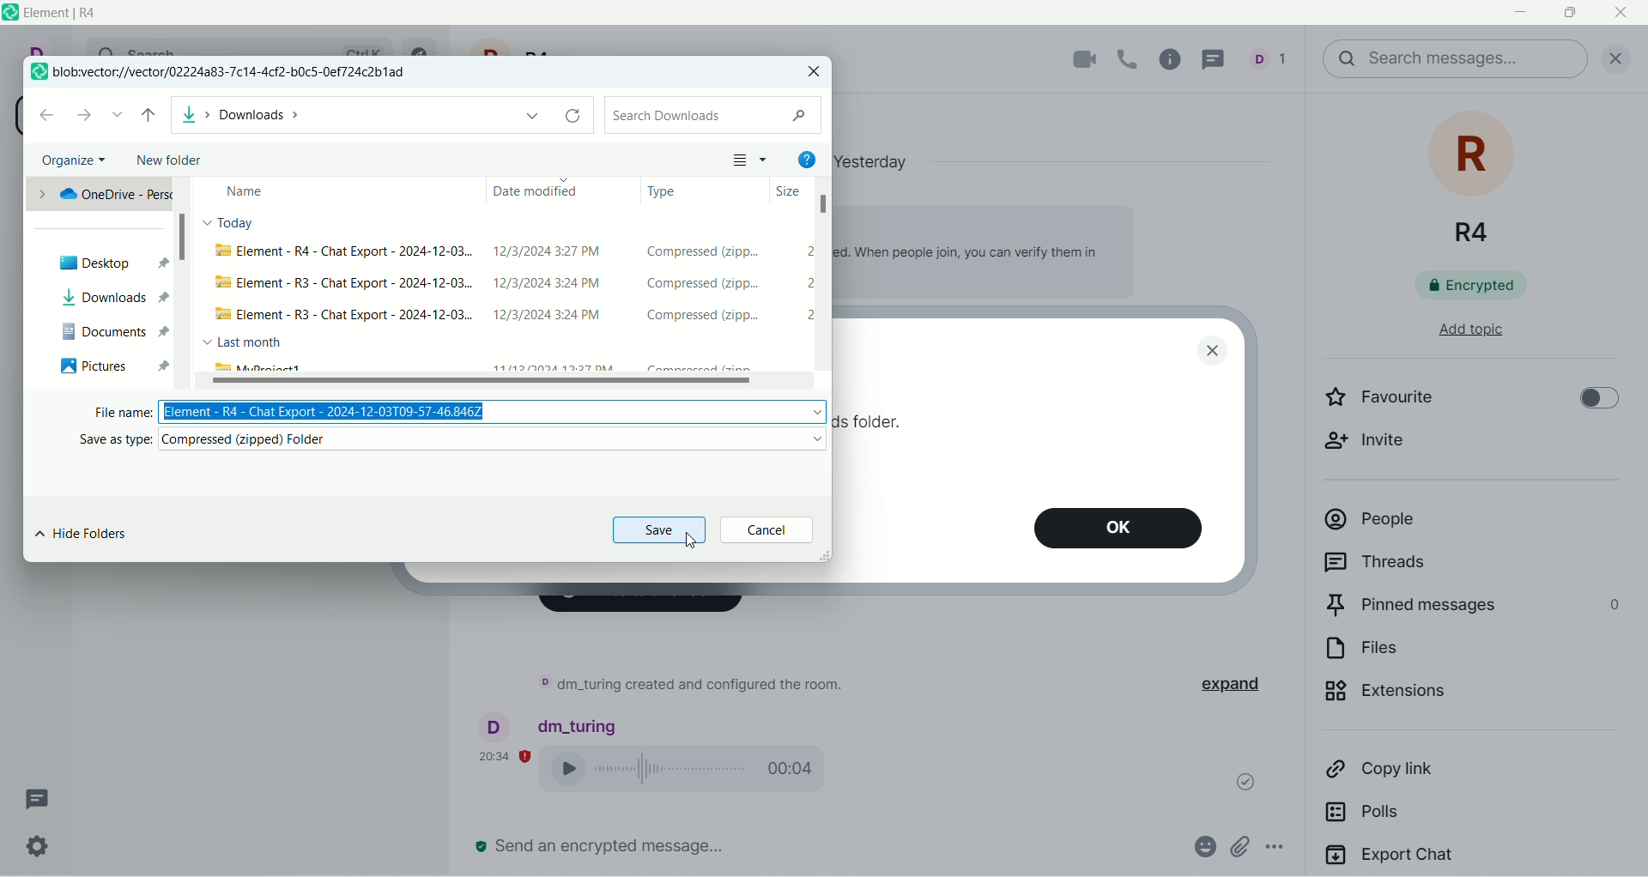  Describe the element at coordinates (1453, 526) in the screenshot. I see `people` at that location.